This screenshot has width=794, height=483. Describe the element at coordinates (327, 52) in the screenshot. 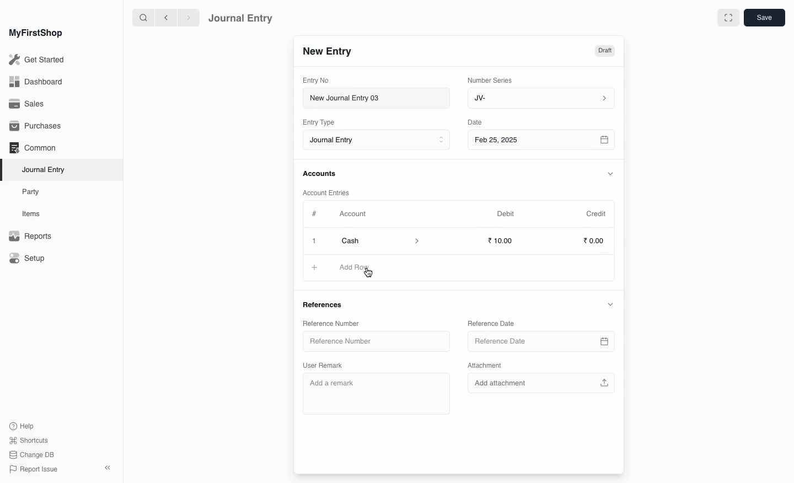

I see `New Entry` at that location.